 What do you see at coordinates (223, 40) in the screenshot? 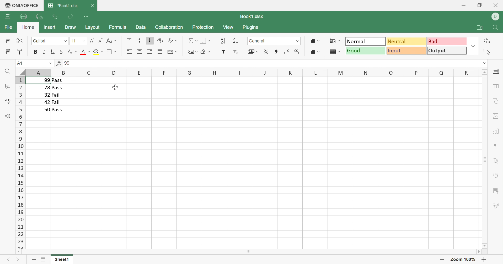
I see `Sort descending` at bounding box center [223, 40].